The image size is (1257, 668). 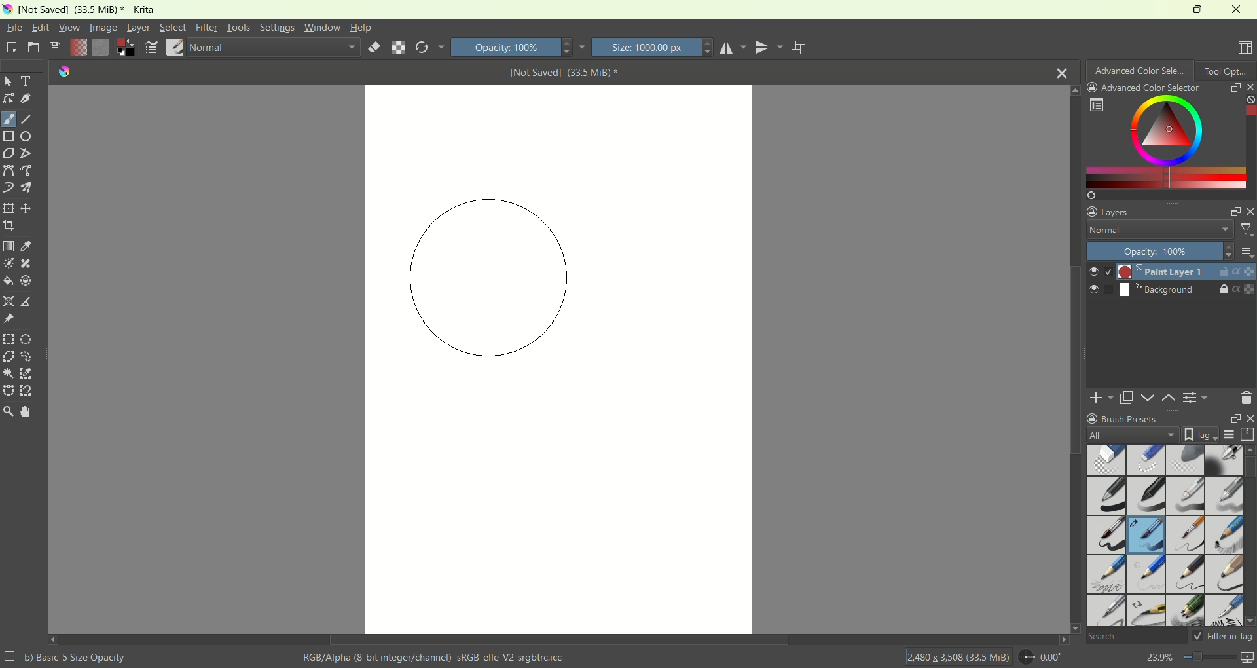 I want to click on cursor/brush, so click(x=492, y=273).